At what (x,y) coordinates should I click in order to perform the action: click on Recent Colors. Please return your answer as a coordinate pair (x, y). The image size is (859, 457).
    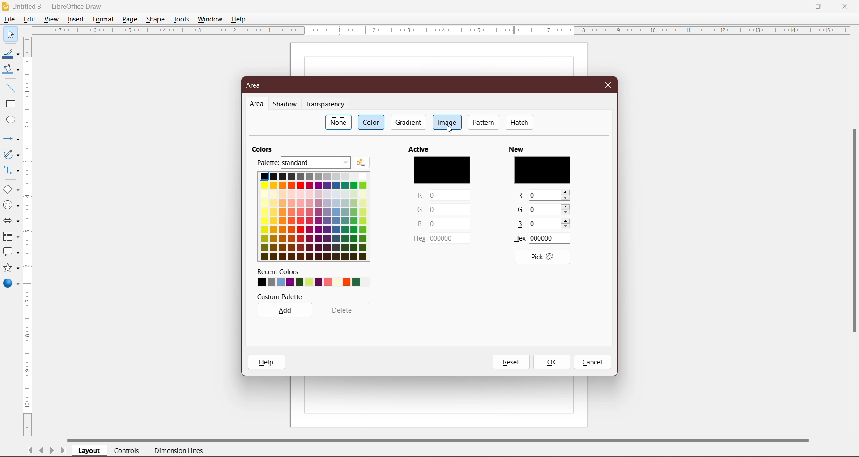
    Looking at the image, I should click on (310, 271).